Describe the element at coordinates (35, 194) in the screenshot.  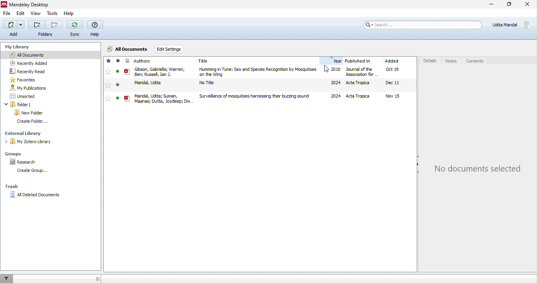
I see `all deleted` at that location.